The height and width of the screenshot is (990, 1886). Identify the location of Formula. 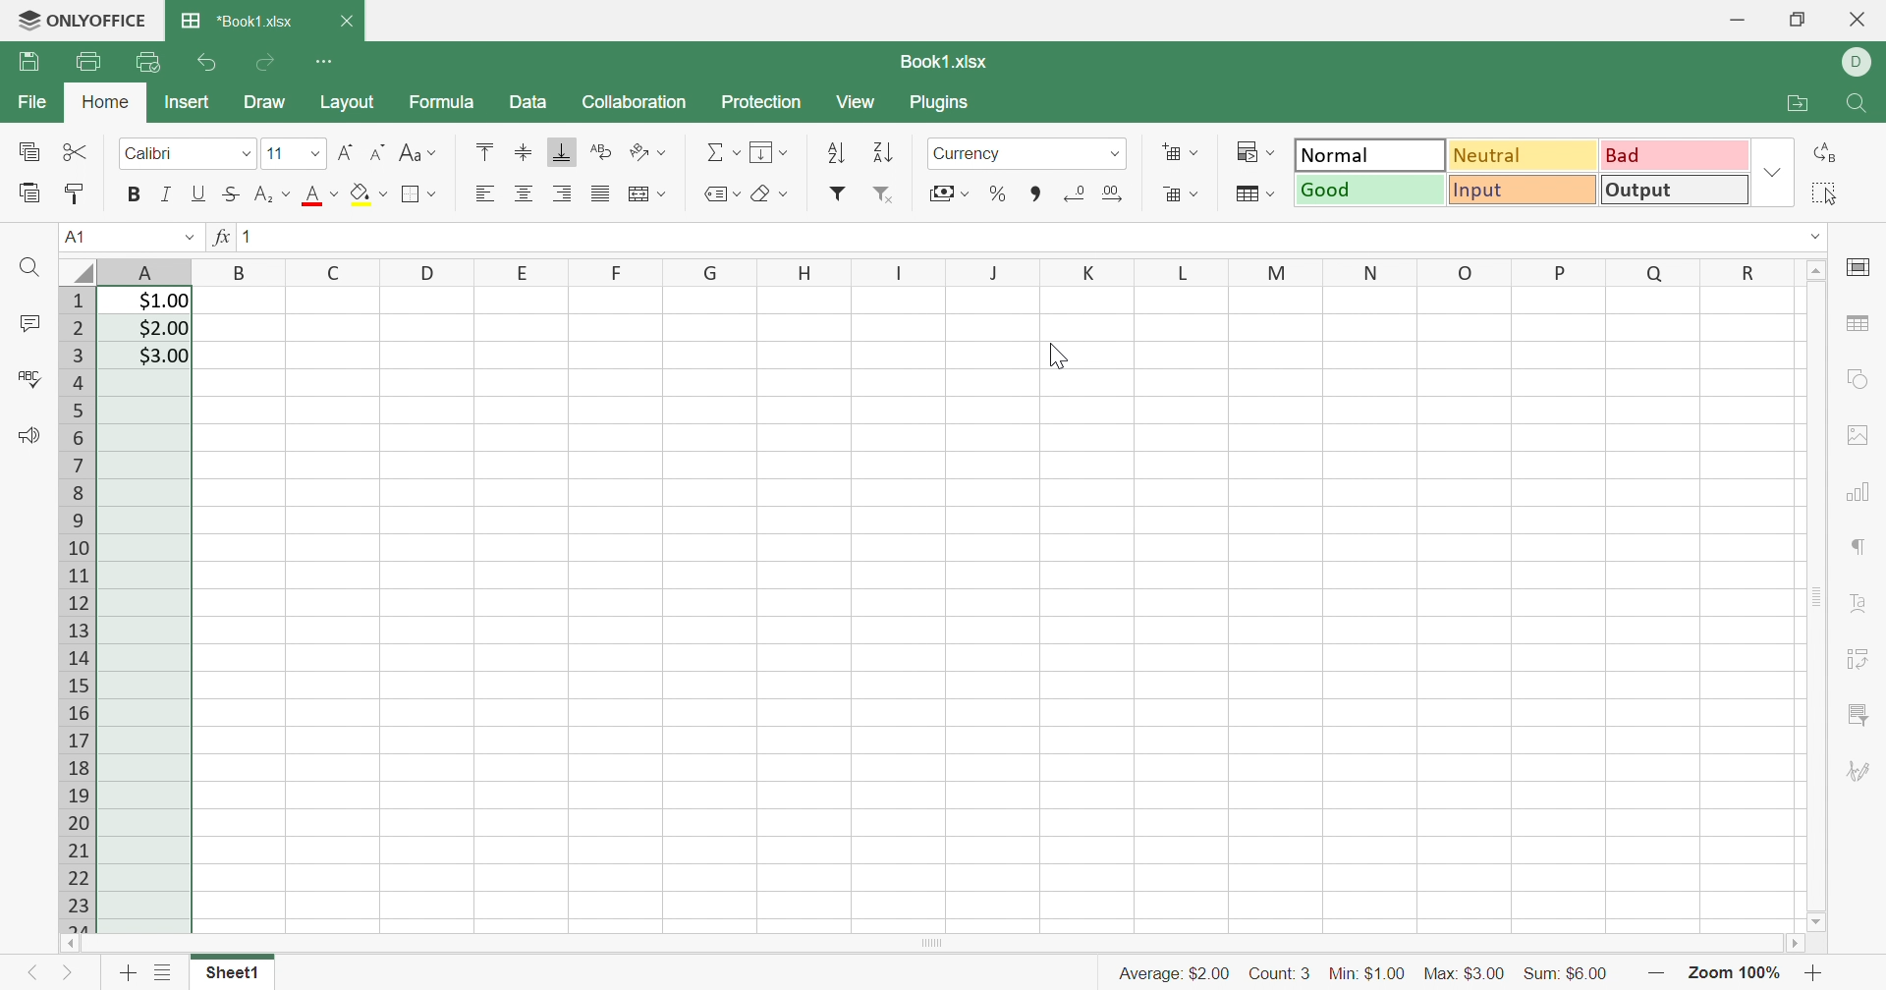
(439, 103).